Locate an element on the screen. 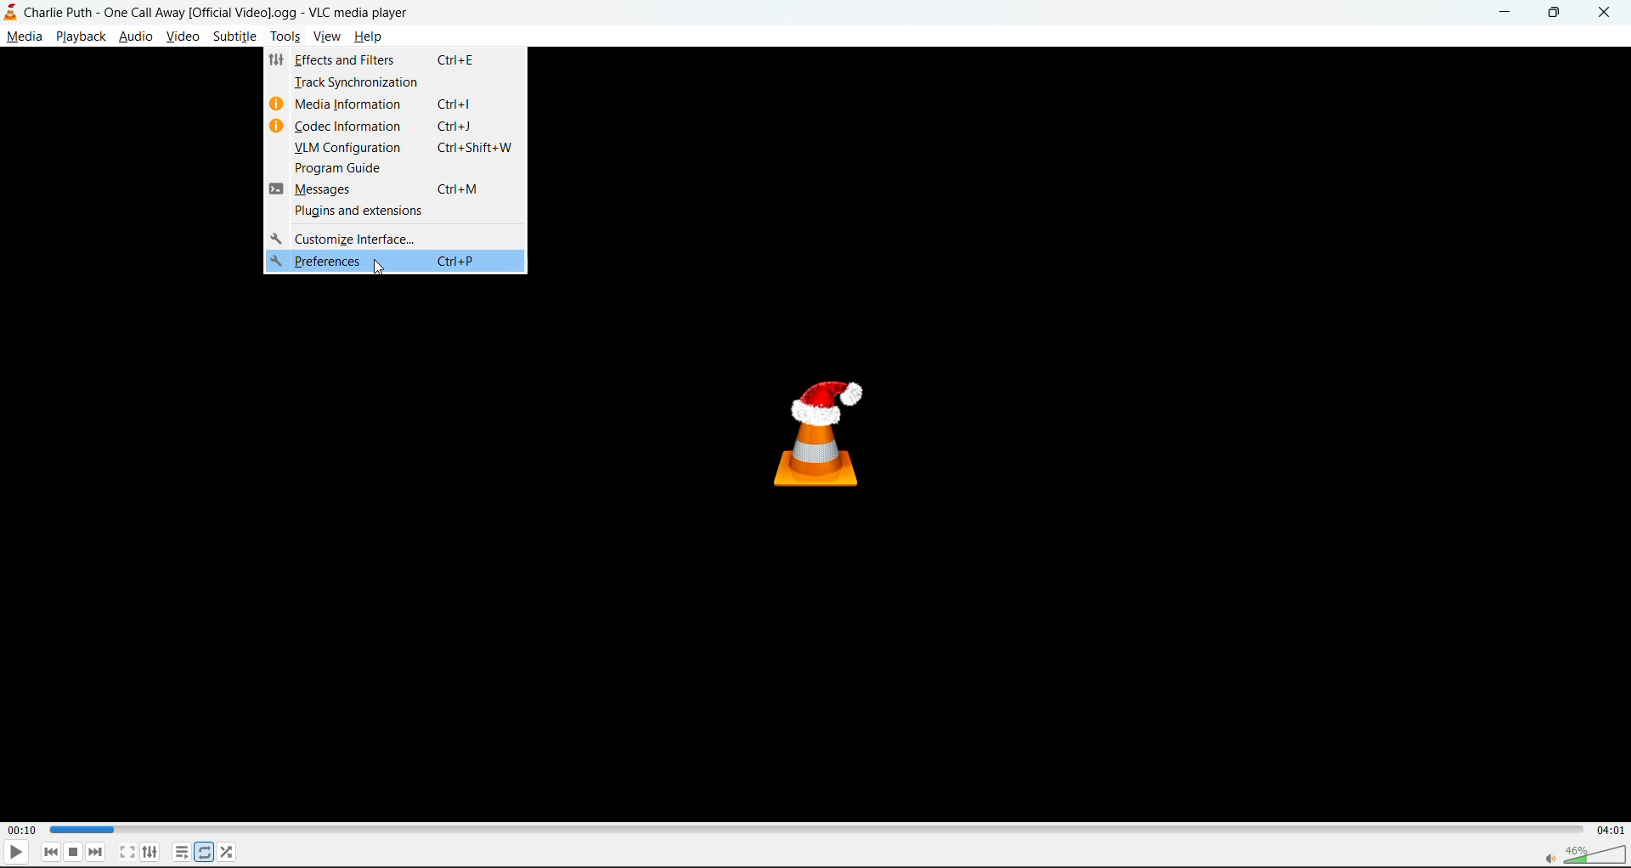 This screenshot has height=868, width=1631. thumbnail is located at coordinates (819, 429).